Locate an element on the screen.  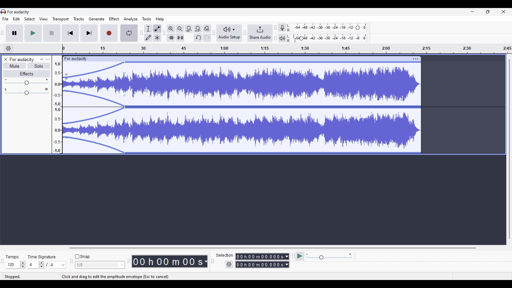
Record/Record new track is located at coordinates (109, 33).